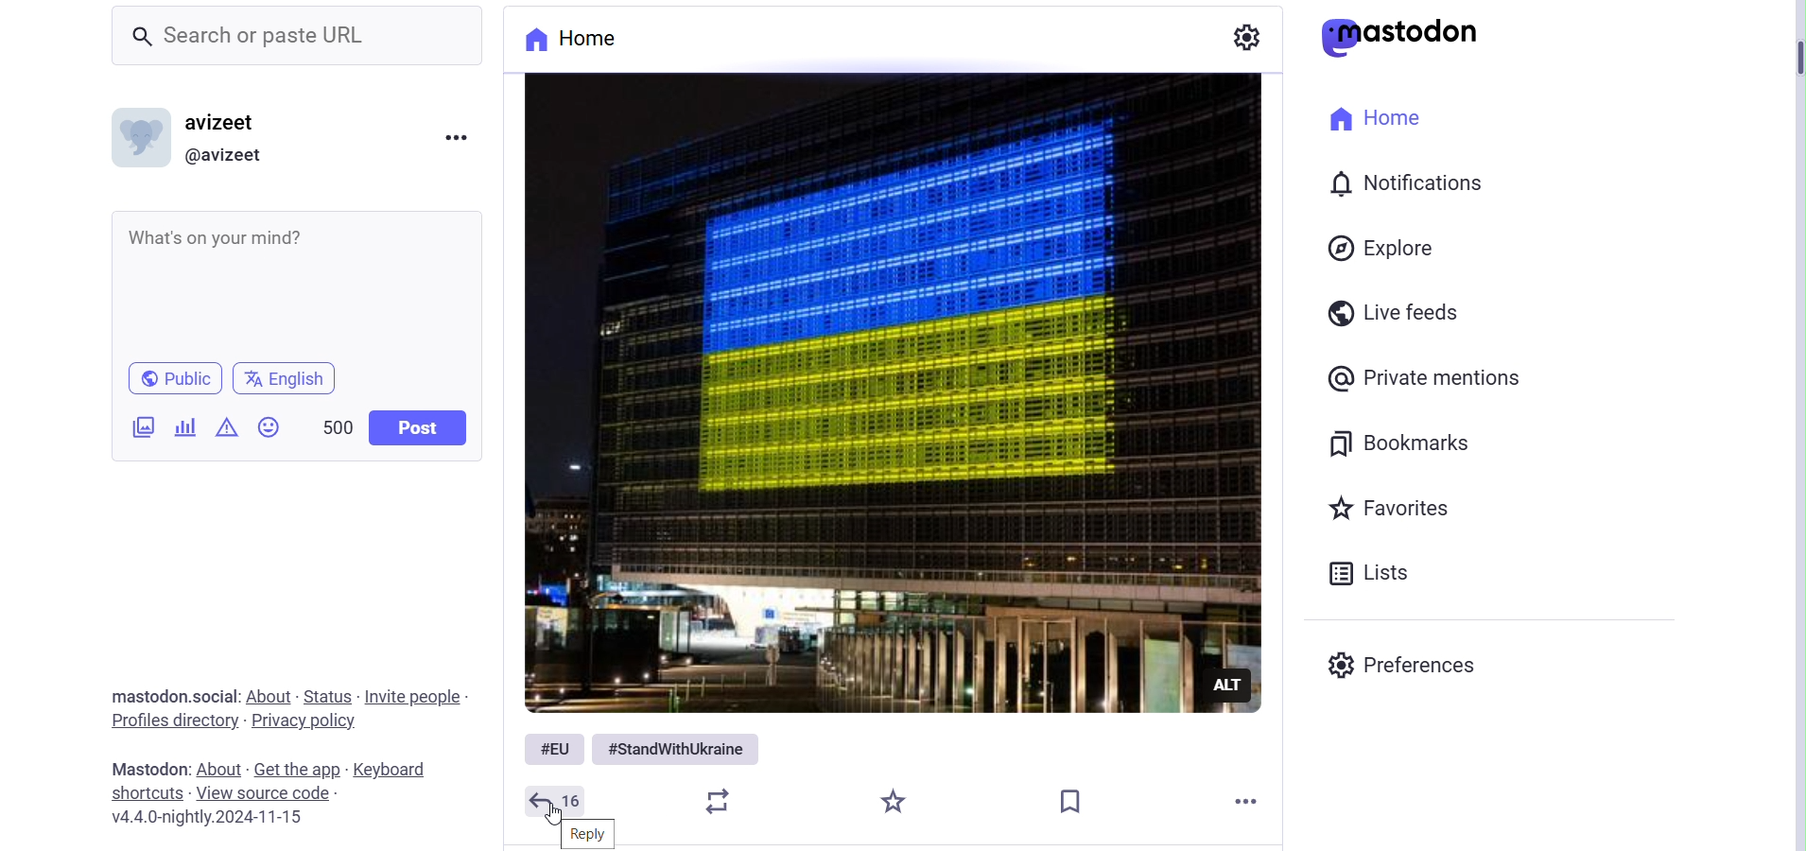 This screenshot has width=1806, height=851. Describe the element at coordinates (148, 794) in the screenshot. I see `Shortcuts` at that location.